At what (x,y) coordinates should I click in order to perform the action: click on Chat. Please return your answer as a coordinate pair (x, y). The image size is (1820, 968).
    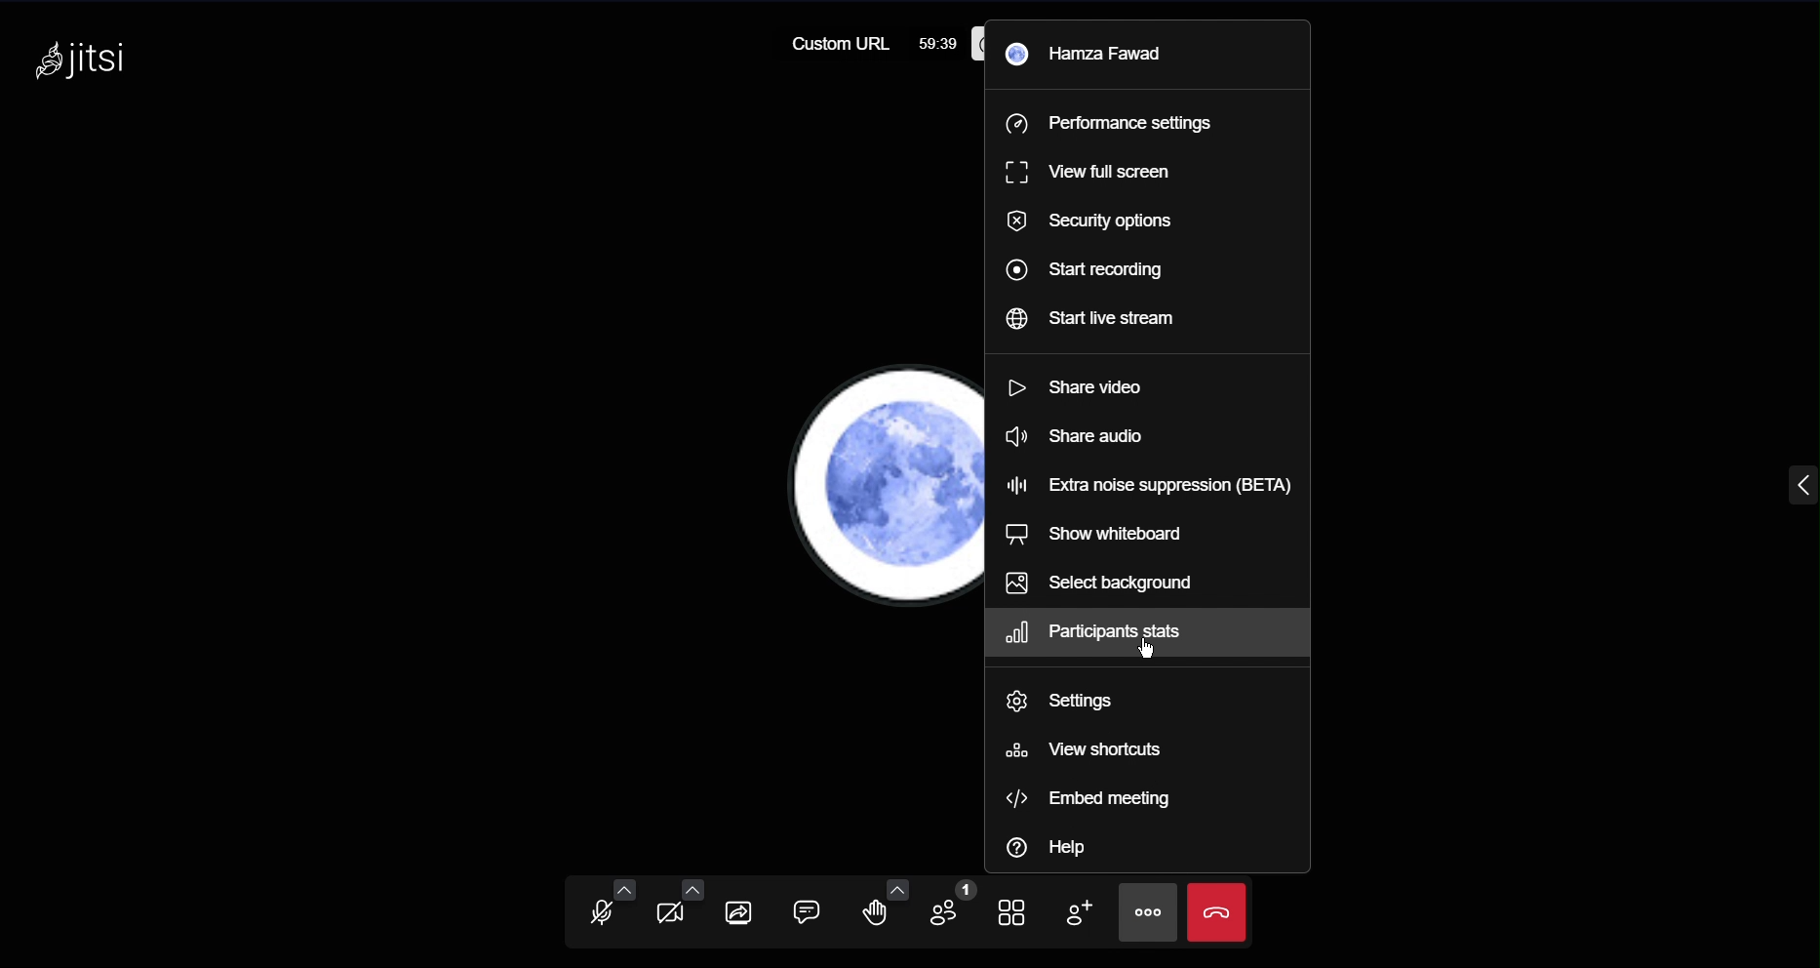
    Looking at the image, I should click on (813, 912).